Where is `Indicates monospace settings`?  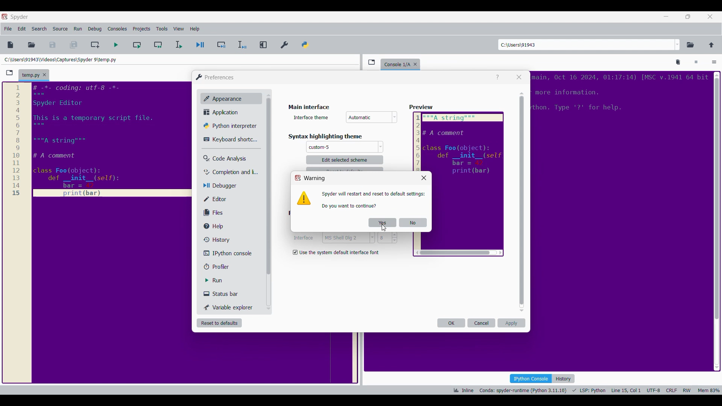
Indicates monospace settings is located at coordinates (305, 224).